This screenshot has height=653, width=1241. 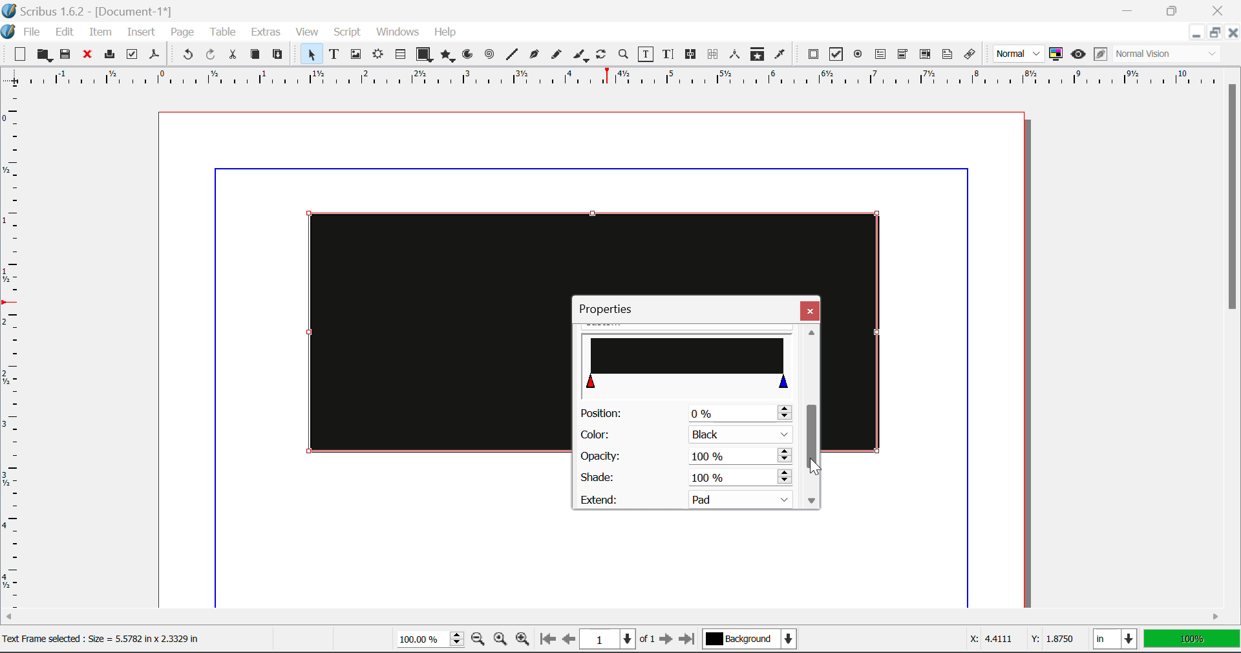 What do you see at coordinates (348, 32) in the screenshot?
I see `Script` at bounding box center [348, 32].